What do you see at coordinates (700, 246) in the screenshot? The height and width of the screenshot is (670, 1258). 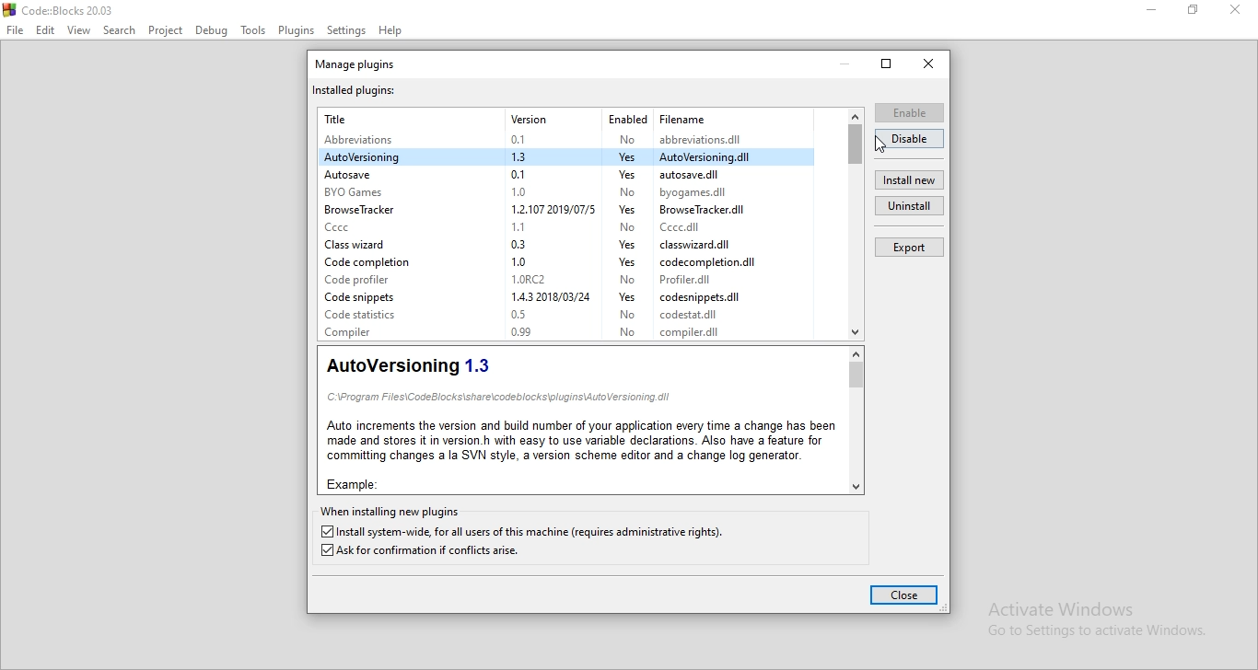 I see `classwizard.dil` at bounding box center [700, 246].